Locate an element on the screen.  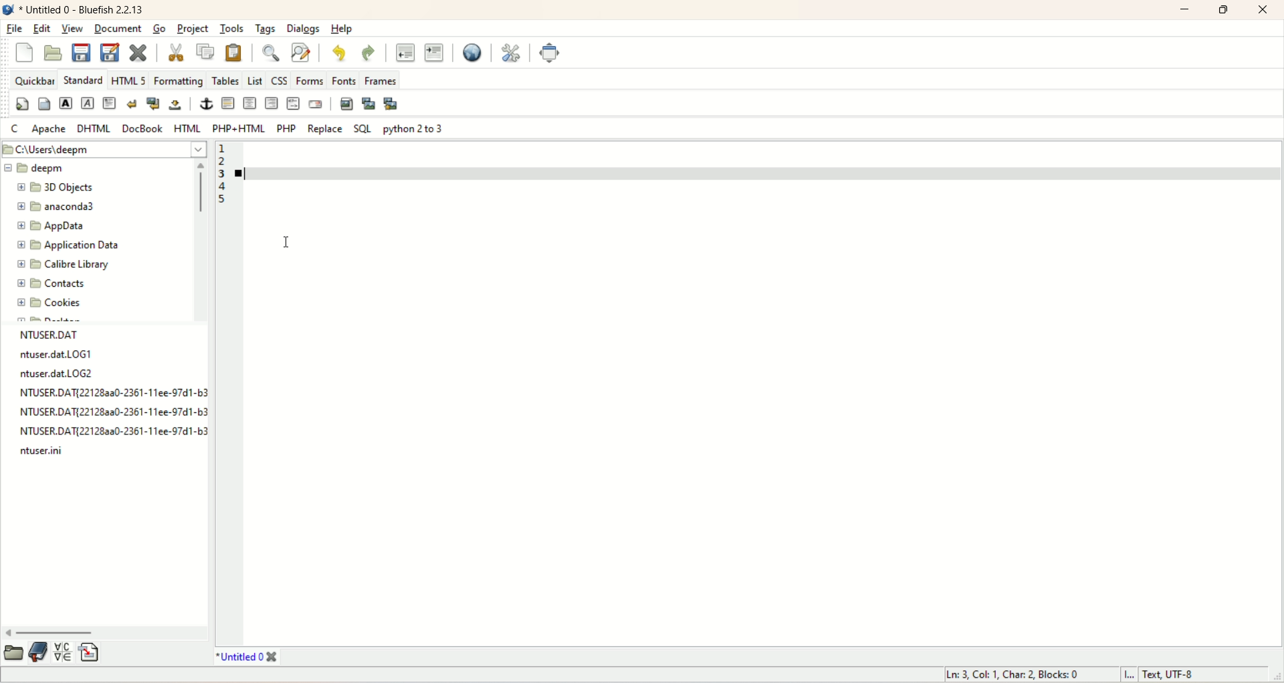
edit is located at coordinates (41, 29).